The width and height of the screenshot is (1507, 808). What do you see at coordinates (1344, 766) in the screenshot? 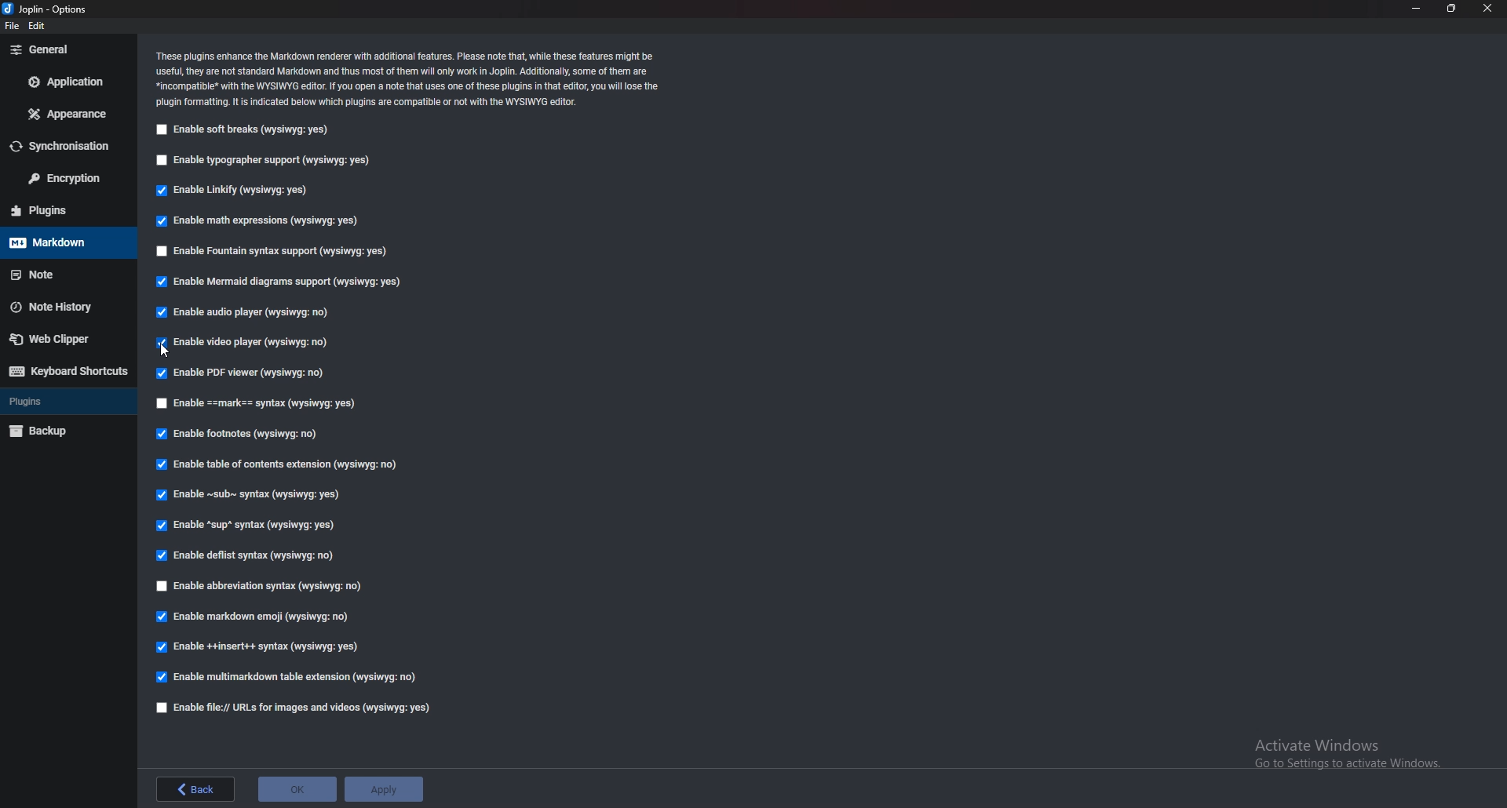
I see `Go to Settings to activate Windows.` at bounding box center [1344, 766].